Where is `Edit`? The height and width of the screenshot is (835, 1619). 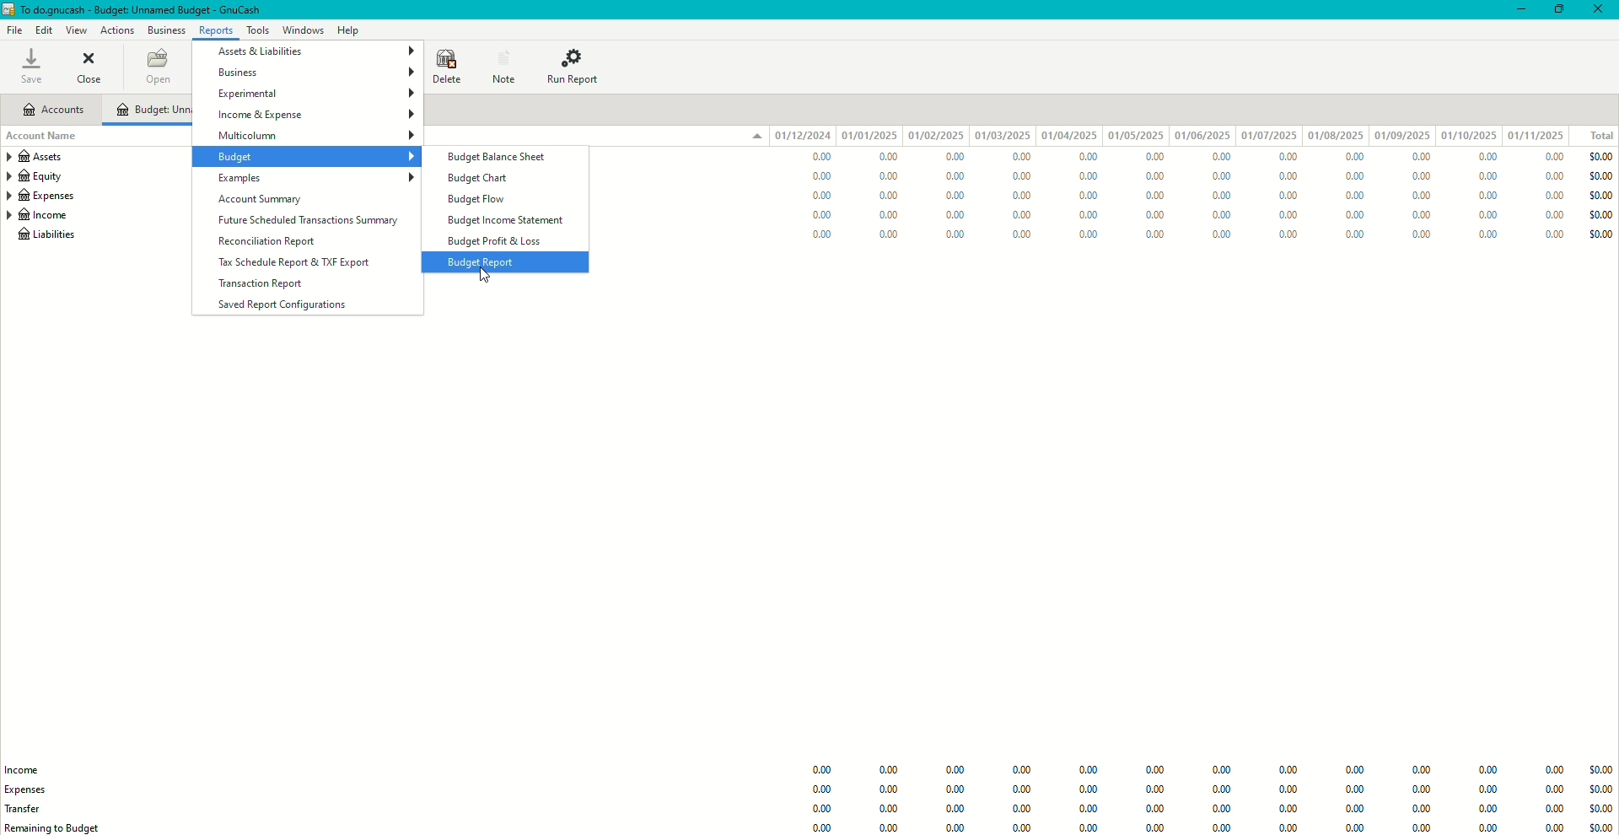
Edit is located at coordinates (45, 30).